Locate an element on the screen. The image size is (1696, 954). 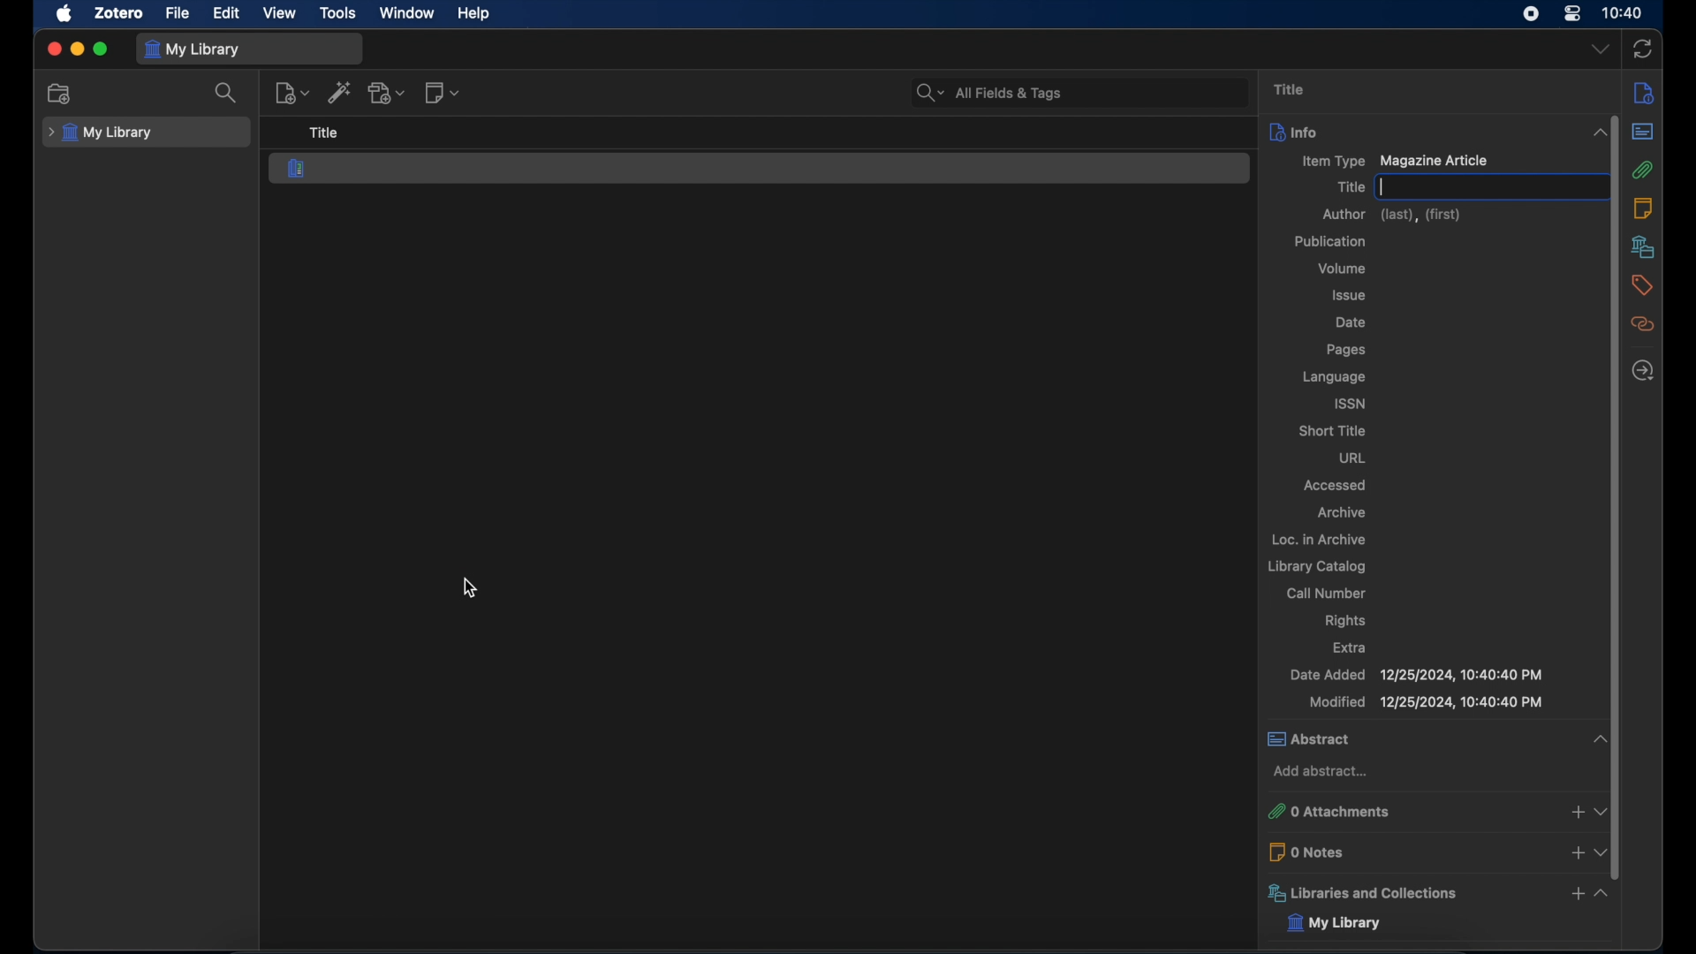
info is located at coordinates (1645, 95).